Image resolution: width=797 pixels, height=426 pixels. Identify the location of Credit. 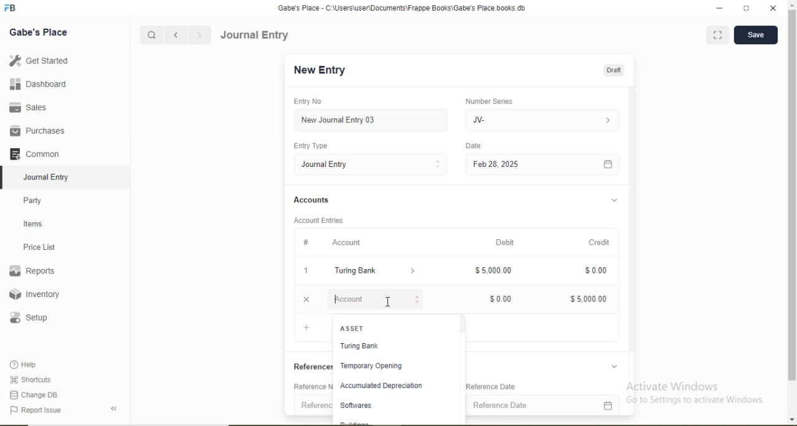
(600, 242).